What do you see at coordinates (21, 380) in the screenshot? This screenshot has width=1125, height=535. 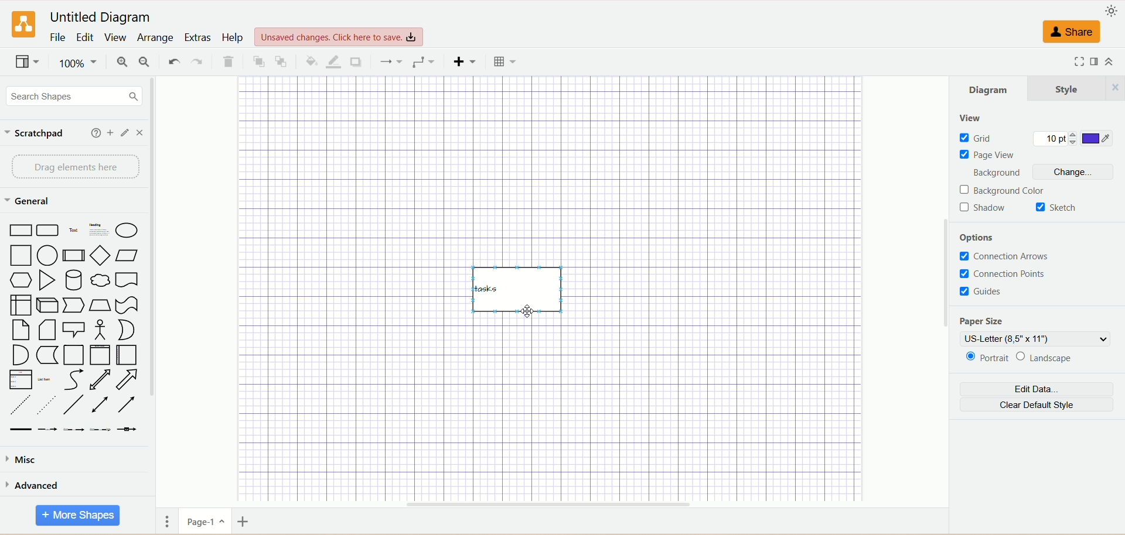 I see `List` at bounding box center [21, 380].